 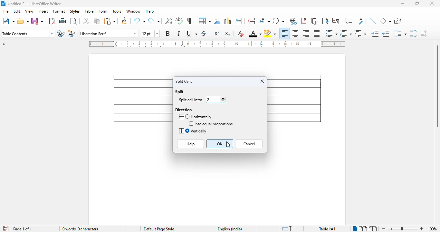 What do you see at coordinates (217, 44) in the screenshot?
I see `ruler` at bounding box center [217, 44].